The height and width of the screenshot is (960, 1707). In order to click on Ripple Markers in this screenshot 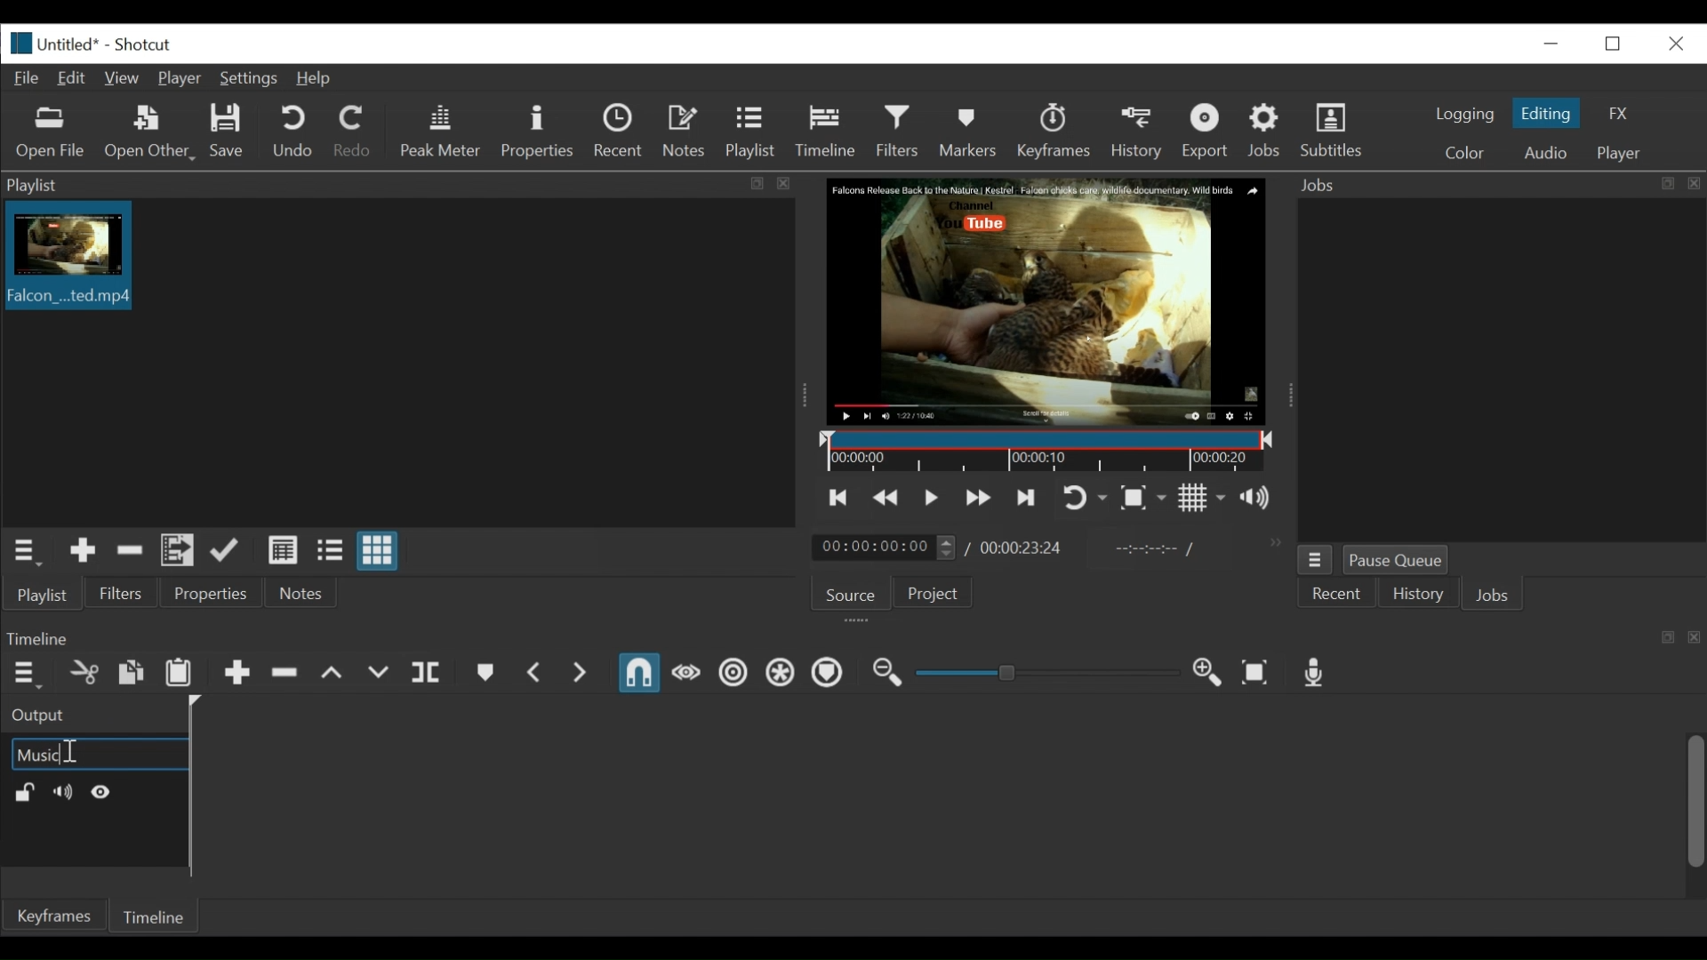, I will do `click(828, 674)`.